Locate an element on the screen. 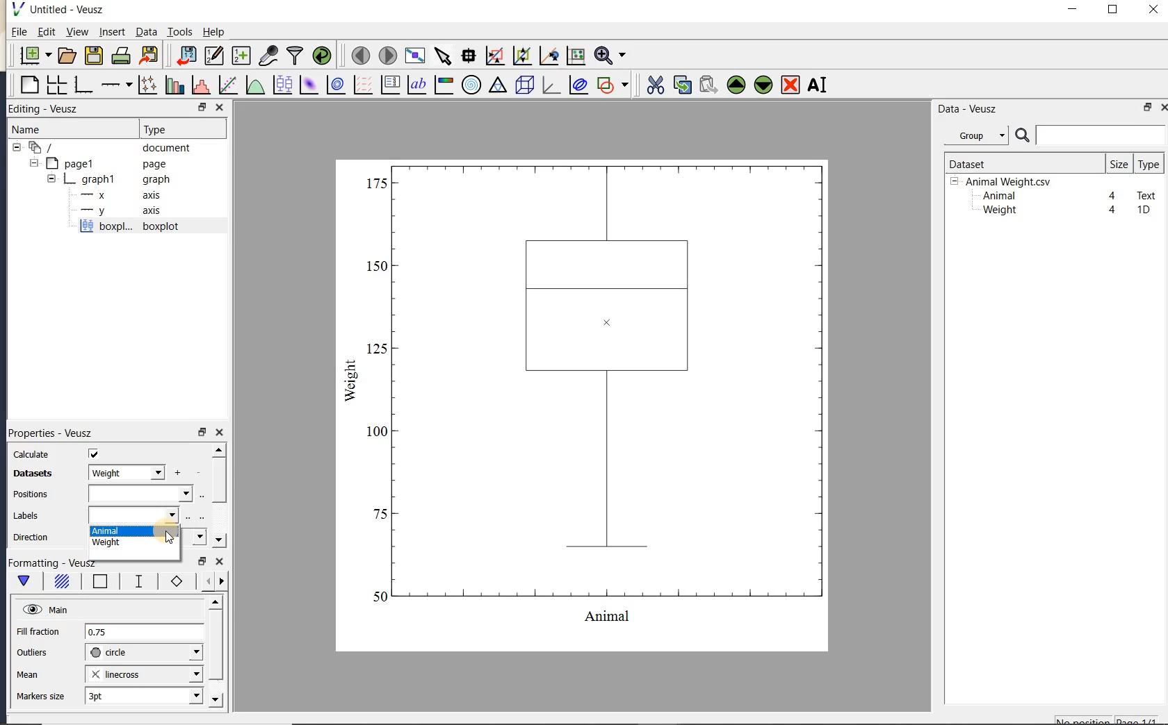 The height and width of the screenshot is (725, 1168). Fill fraction is located at coordinates (38, 633).